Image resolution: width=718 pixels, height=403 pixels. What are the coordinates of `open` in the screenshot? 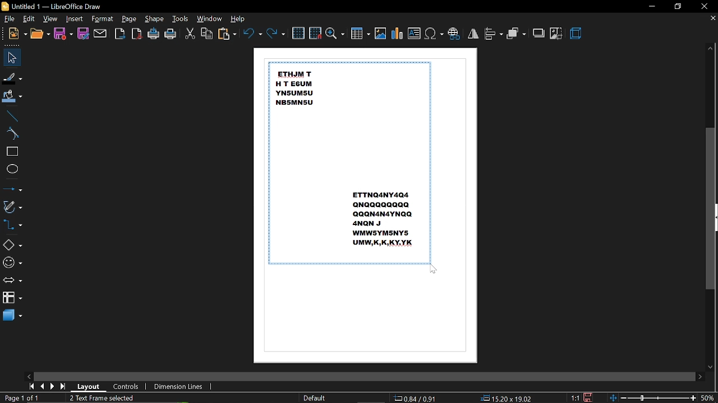 It's located at (40, 35).